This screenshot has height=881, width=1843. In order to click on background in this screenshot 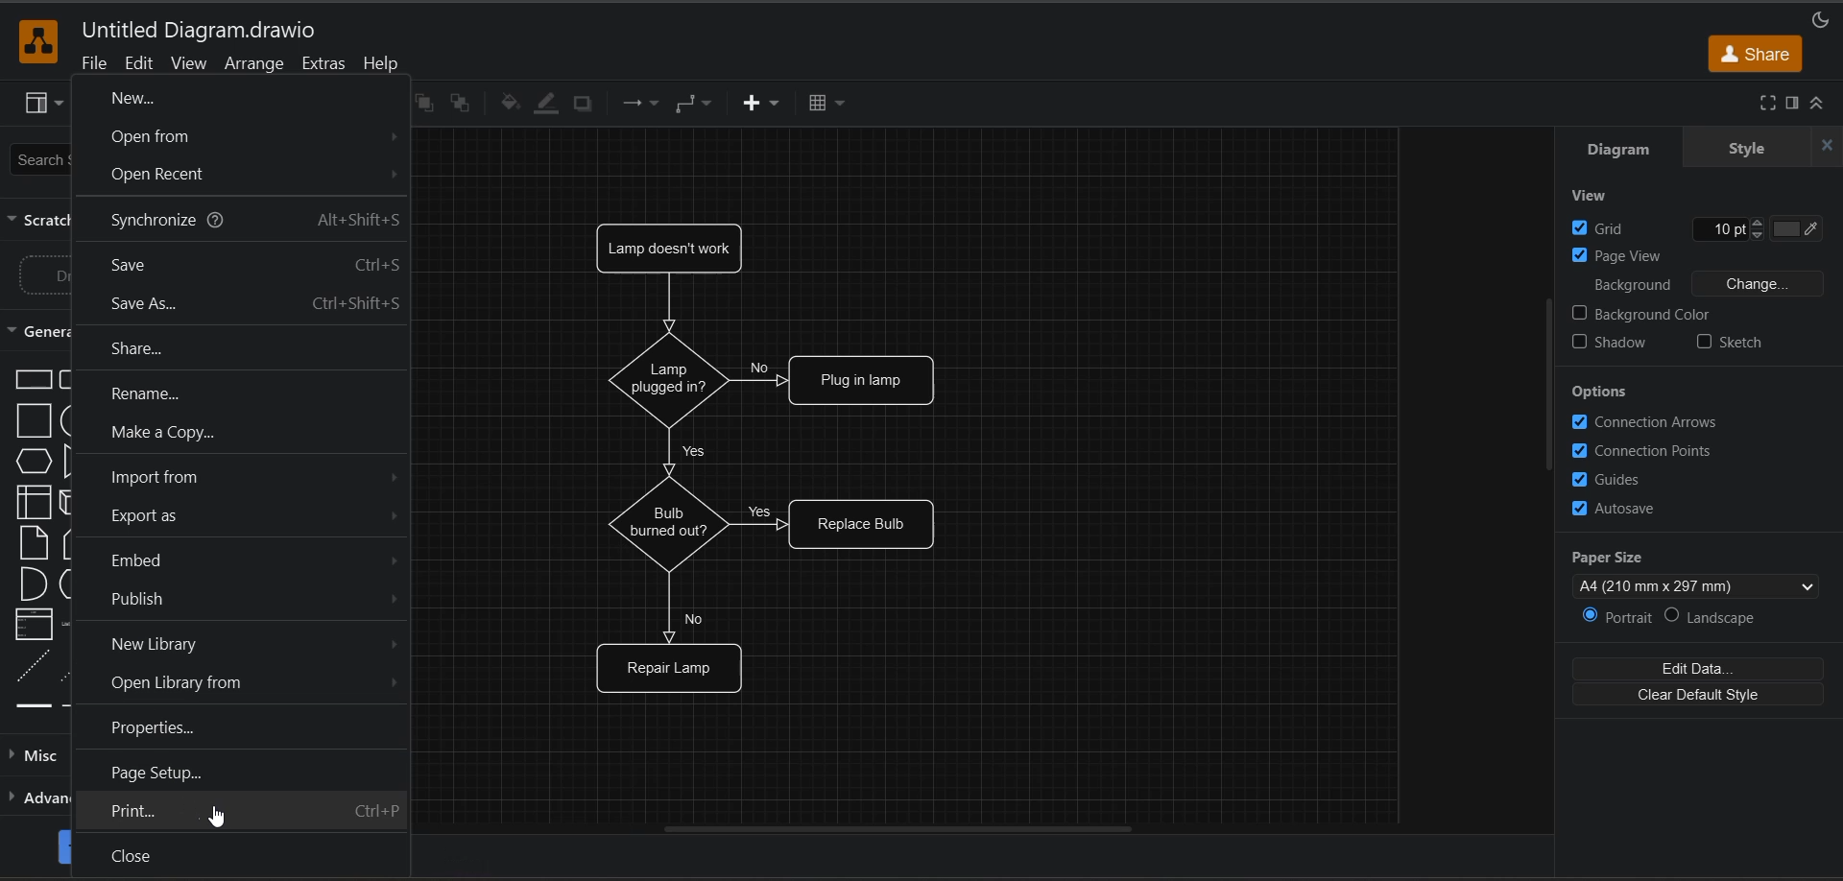, I will do `click(1705, 281)`.